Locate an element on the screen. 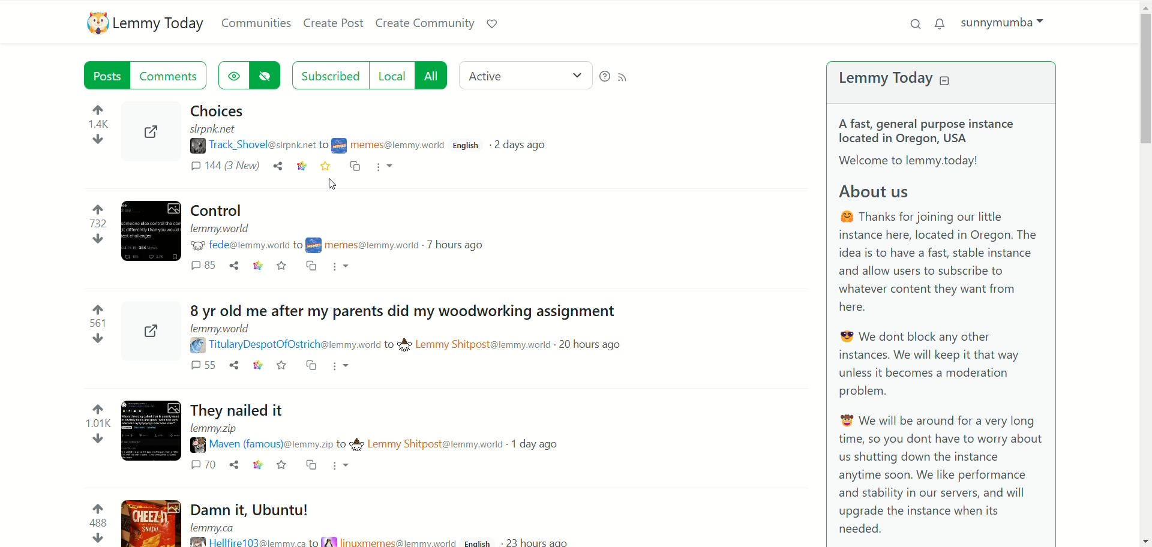 The width and height of the screenshot is (1152, 547). Poster details is located at coordinates (362, 345).